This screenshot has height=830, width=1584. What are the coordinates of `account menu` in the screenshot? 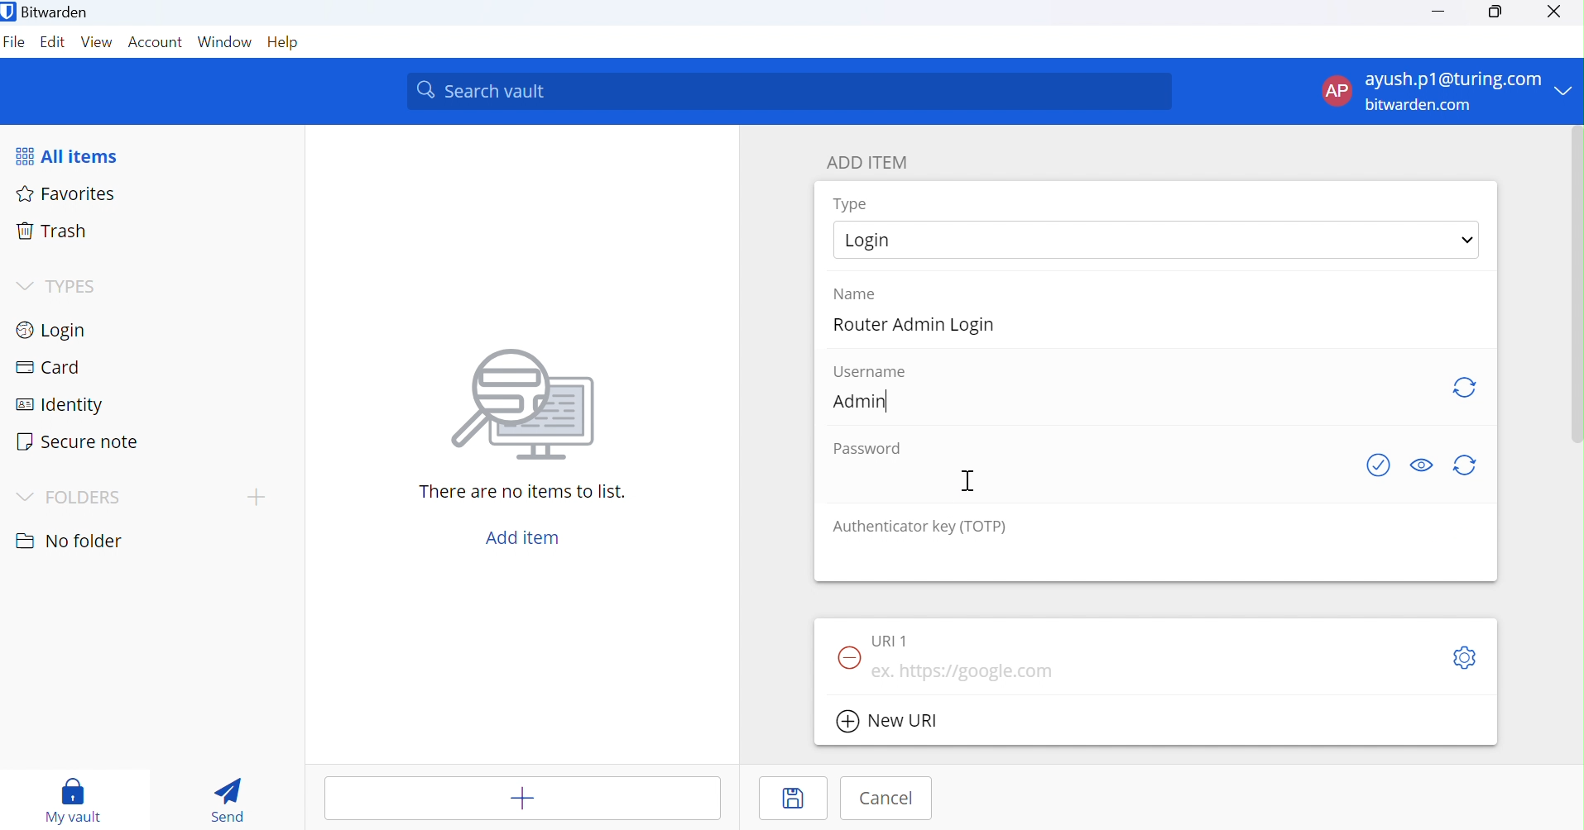 It's located at (1446, 92).